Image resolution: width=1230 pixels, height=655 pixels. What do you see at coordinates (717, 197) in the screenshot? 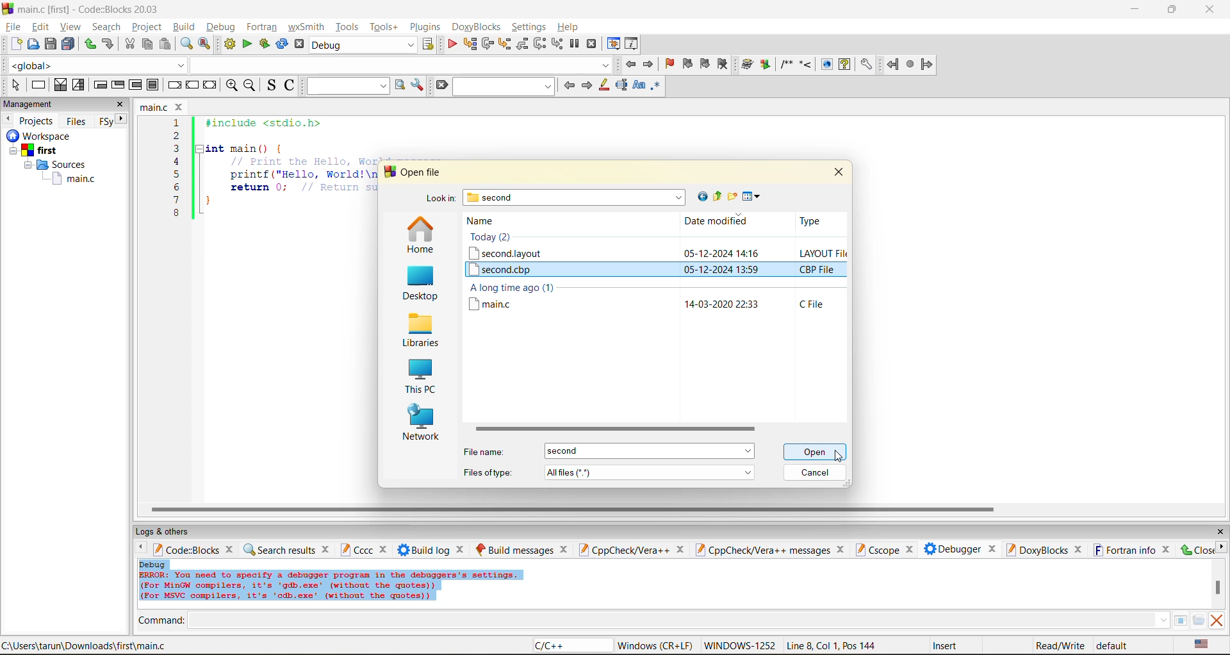
I see `up one level` at bounding box center [717, 197].